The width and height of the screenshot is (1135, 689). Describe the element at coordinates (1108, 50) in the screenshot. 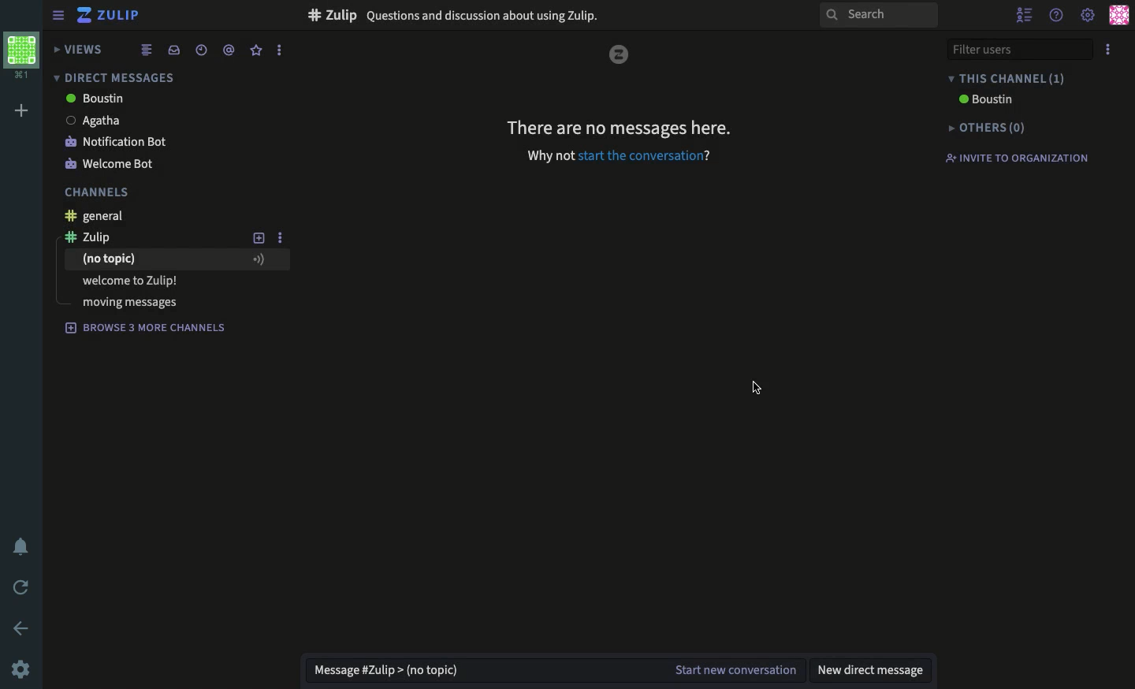

I see `options` at that location.